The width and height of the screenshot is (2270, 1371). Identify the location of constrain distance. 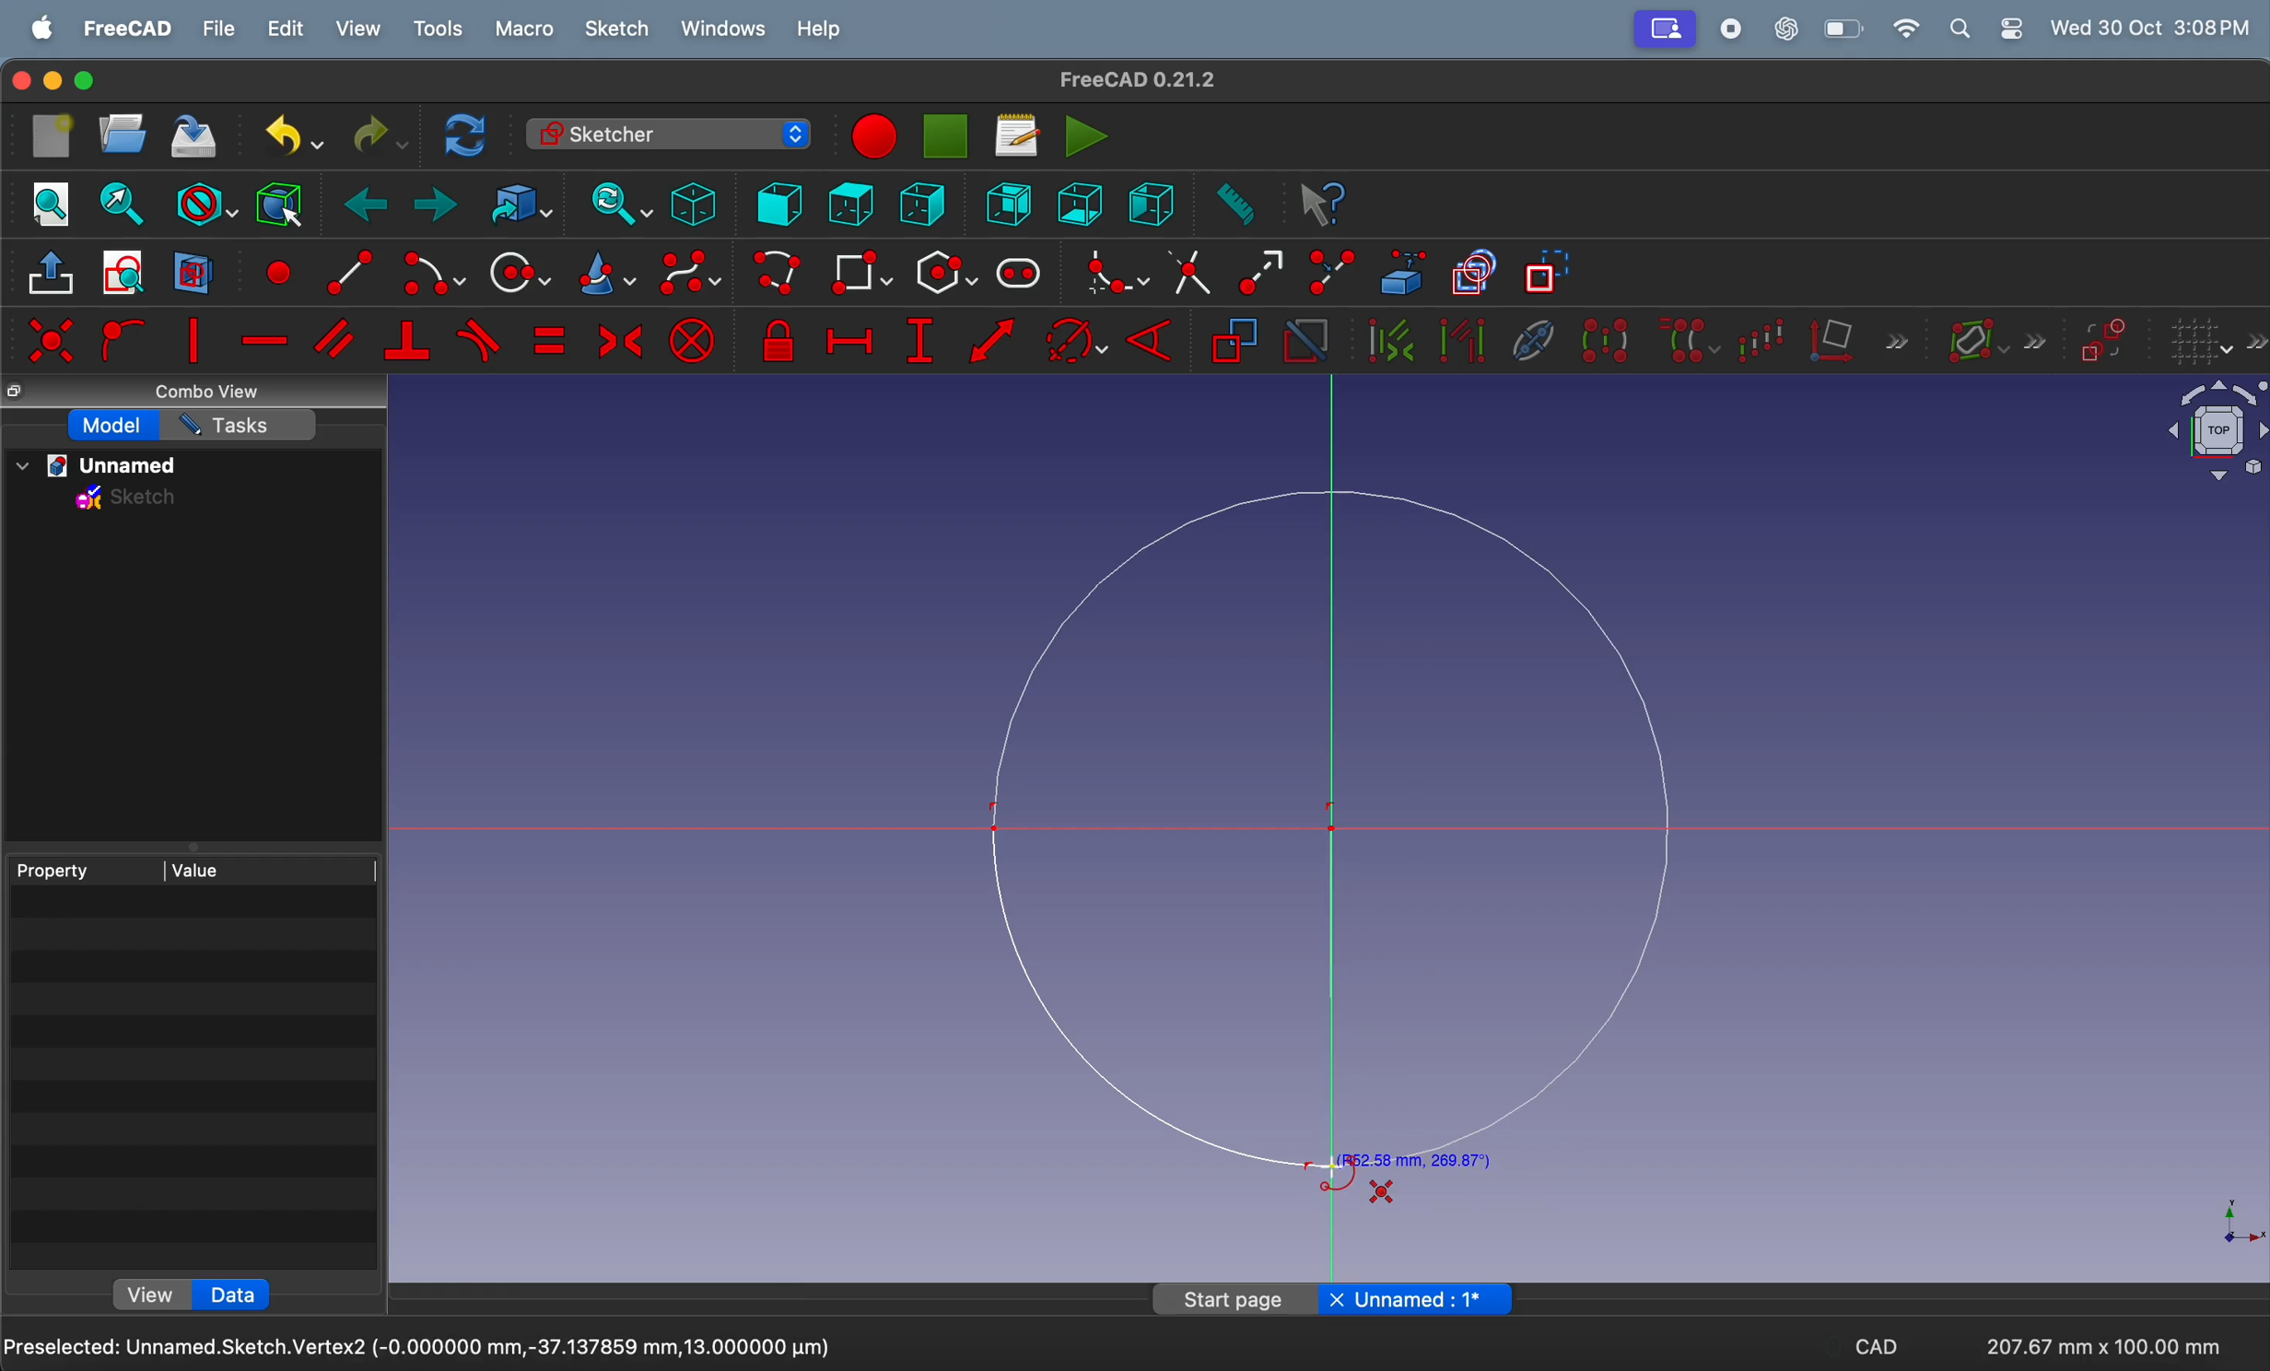
(994, 346).